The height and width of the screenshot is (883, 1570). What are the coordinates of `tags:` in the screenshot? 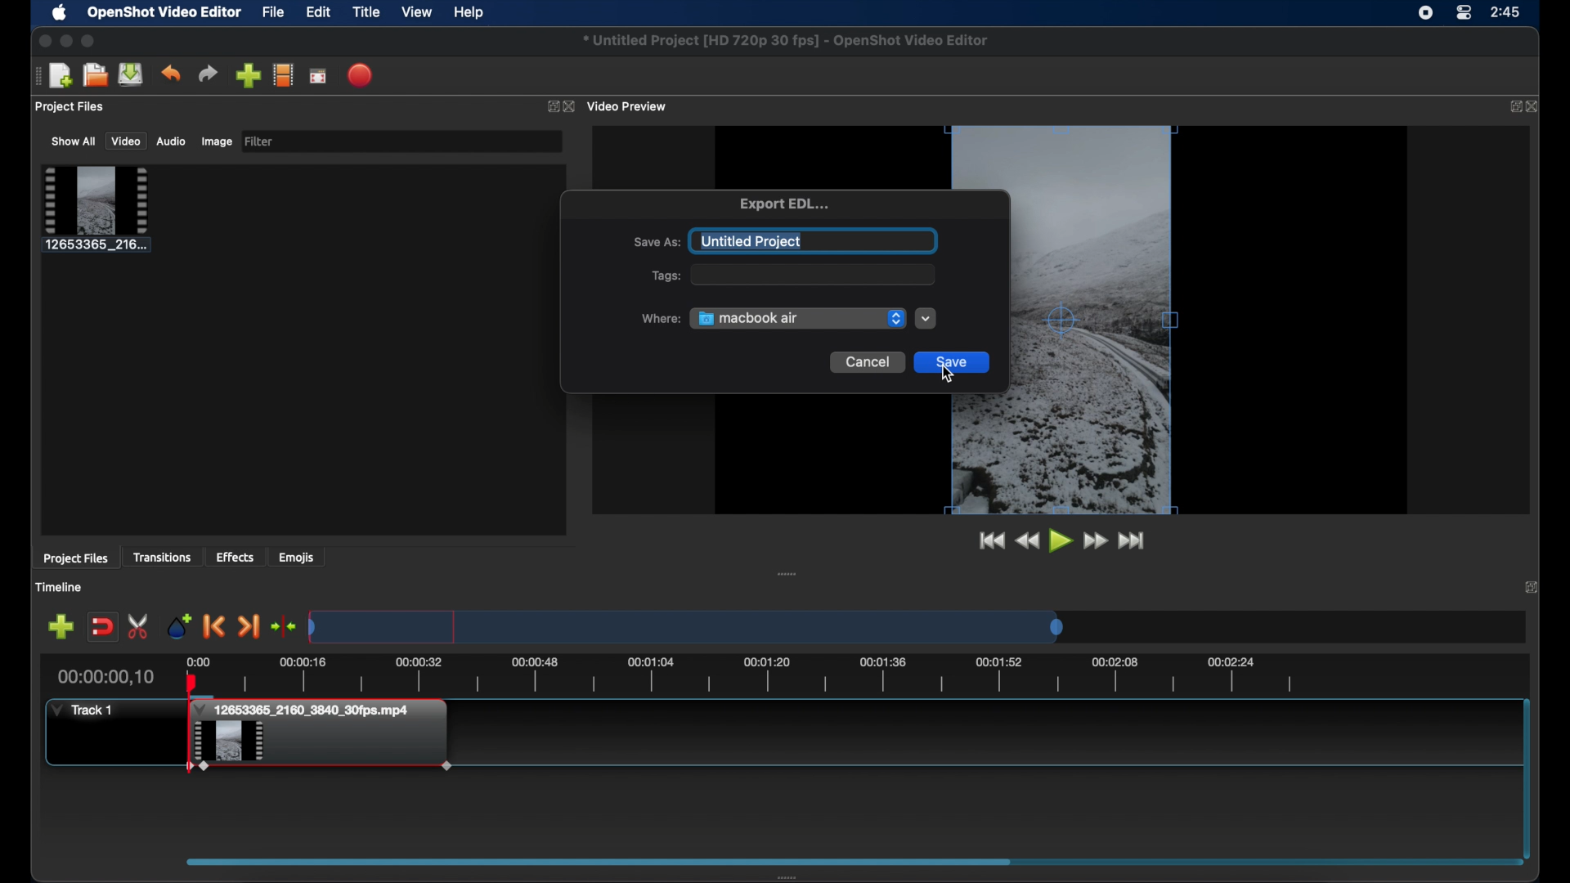 It's located at (664, 276).